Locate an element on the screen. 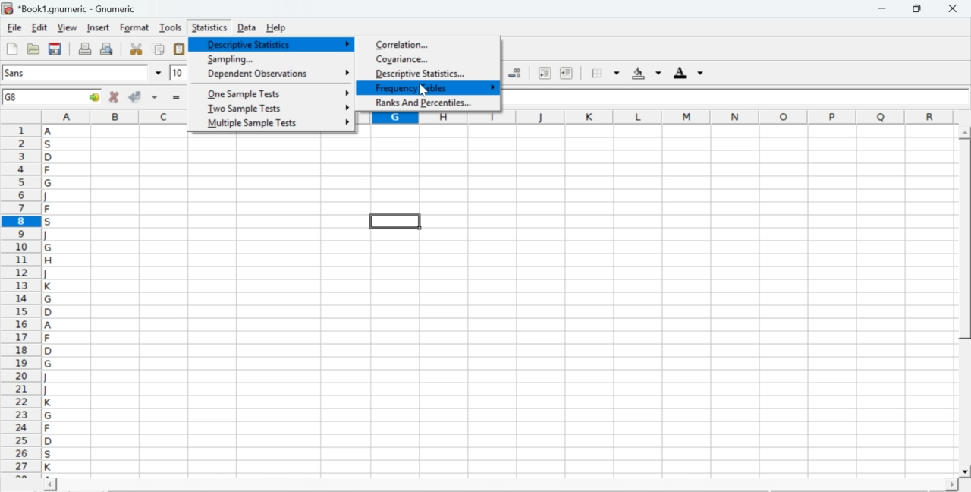 The width and height of the screenshot is (971, 492). help is located at coordinates (278, 28).